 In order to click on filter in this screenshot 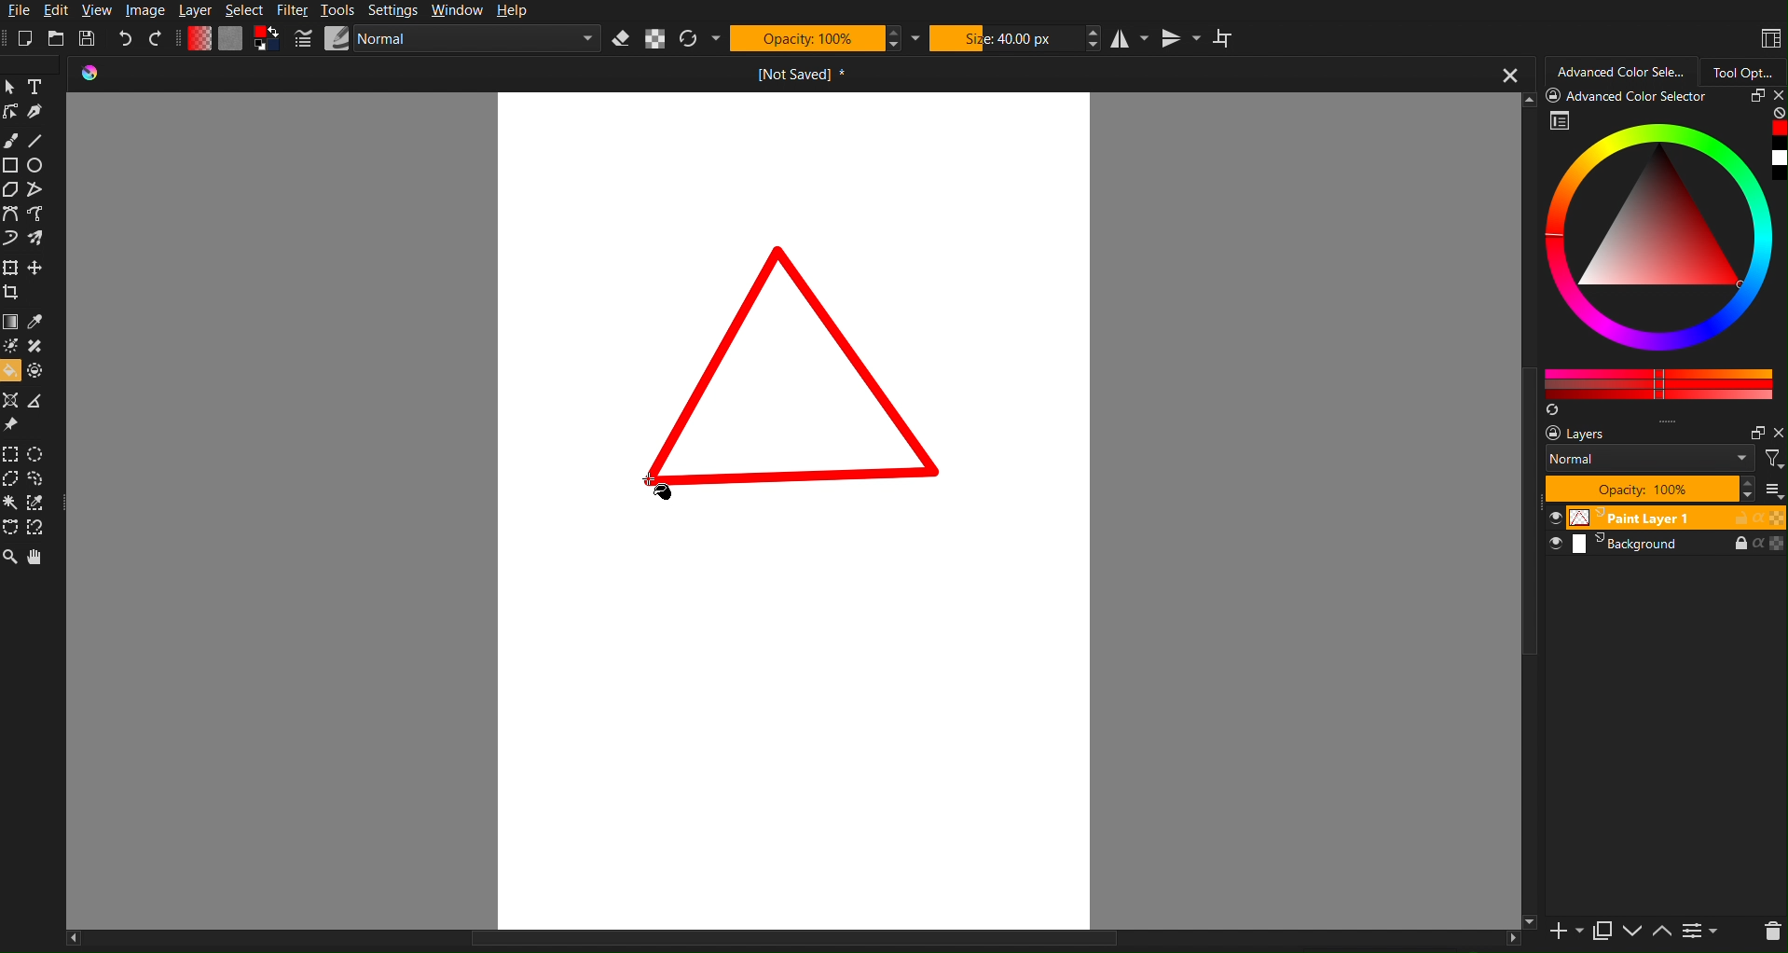, I will do `click(1774, 459)`.